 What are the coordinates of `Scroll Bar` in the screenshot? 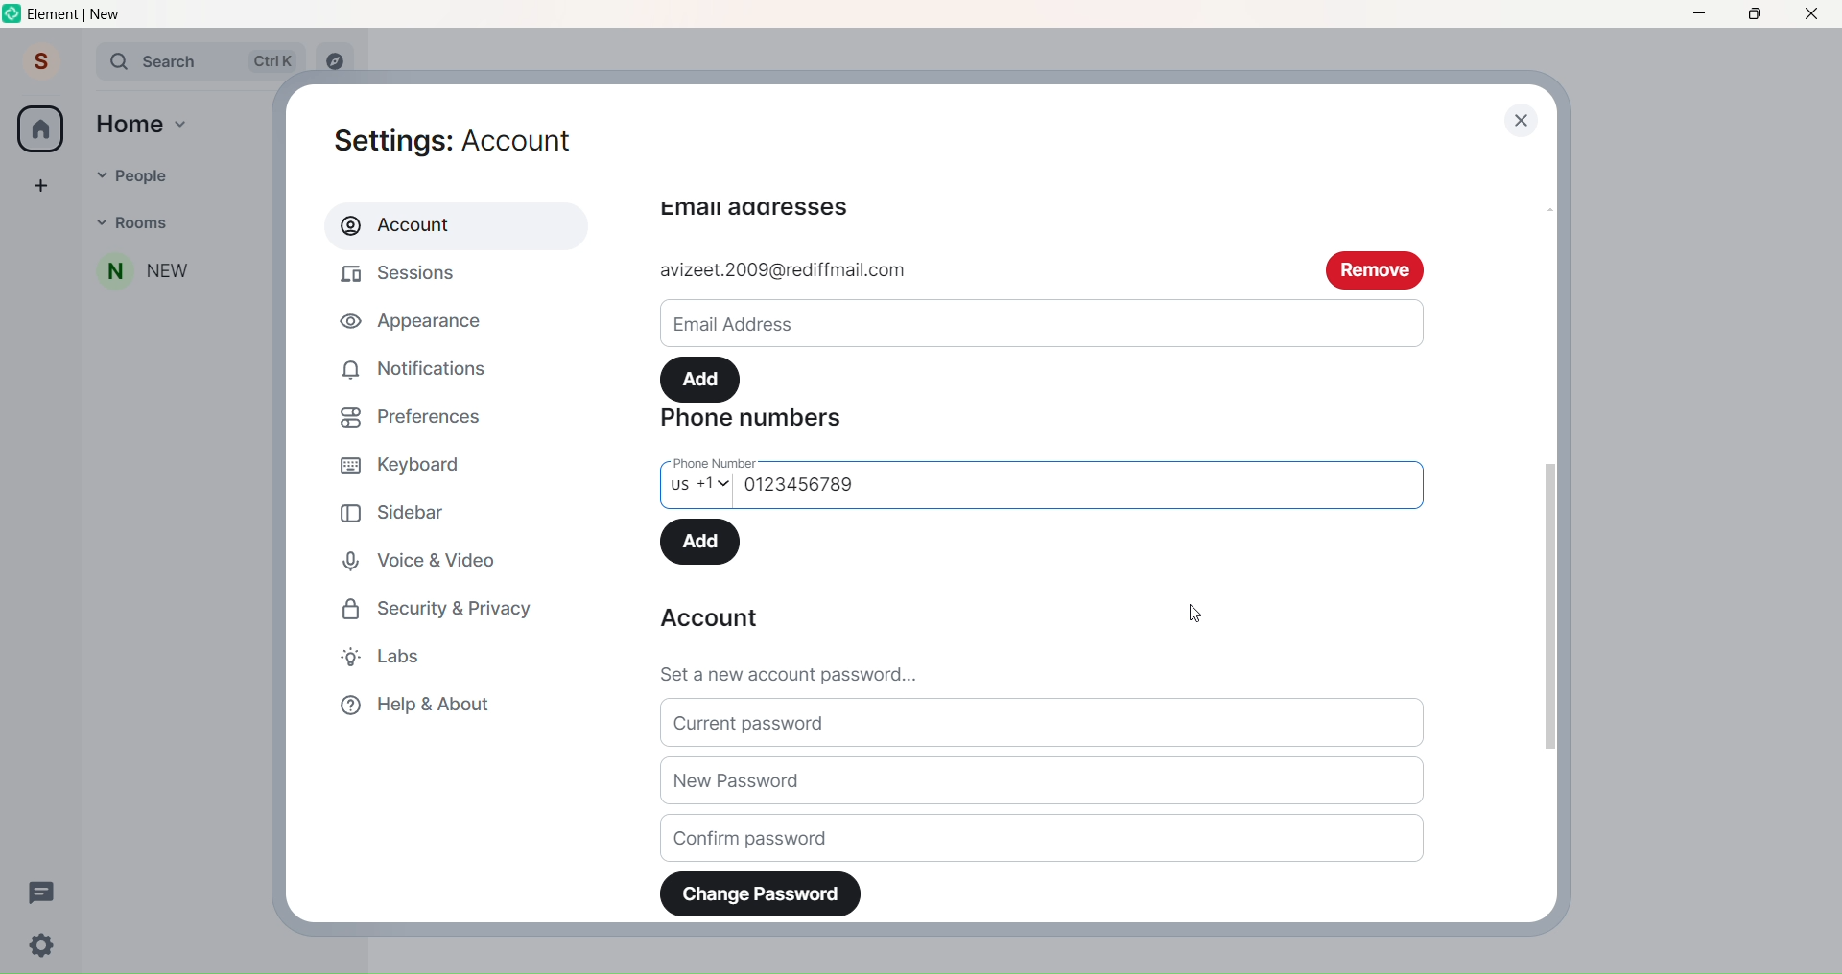 It's located at (1547, 601).